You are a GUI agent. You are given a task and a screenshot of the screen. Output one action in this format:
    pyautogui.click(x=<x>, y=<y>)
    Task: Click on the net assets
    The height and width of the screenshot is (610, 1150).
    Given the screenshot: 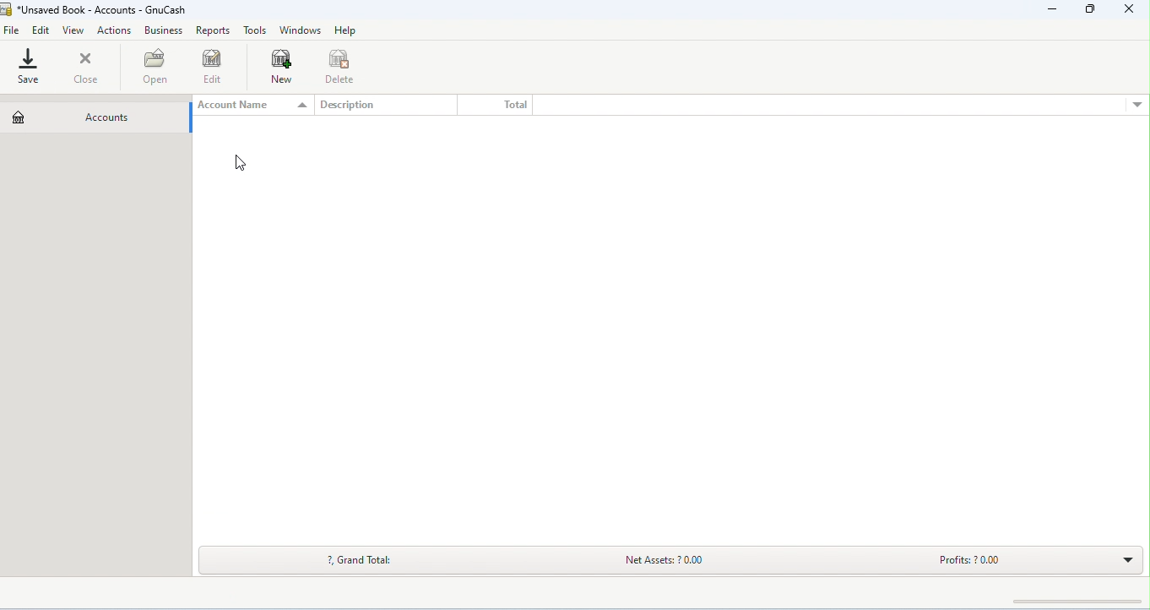 What is the action you would take?
    pyautogui.click(x=686, y=561)
    